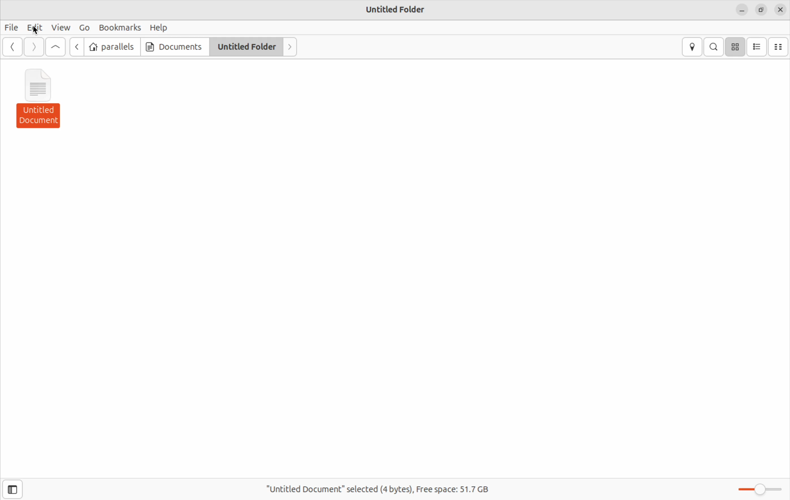 This screenshot has height=500, width=790. What do you see at coordinates (83, 27) in the screenshot?
I see `Go` at bounding box center [83, 27].